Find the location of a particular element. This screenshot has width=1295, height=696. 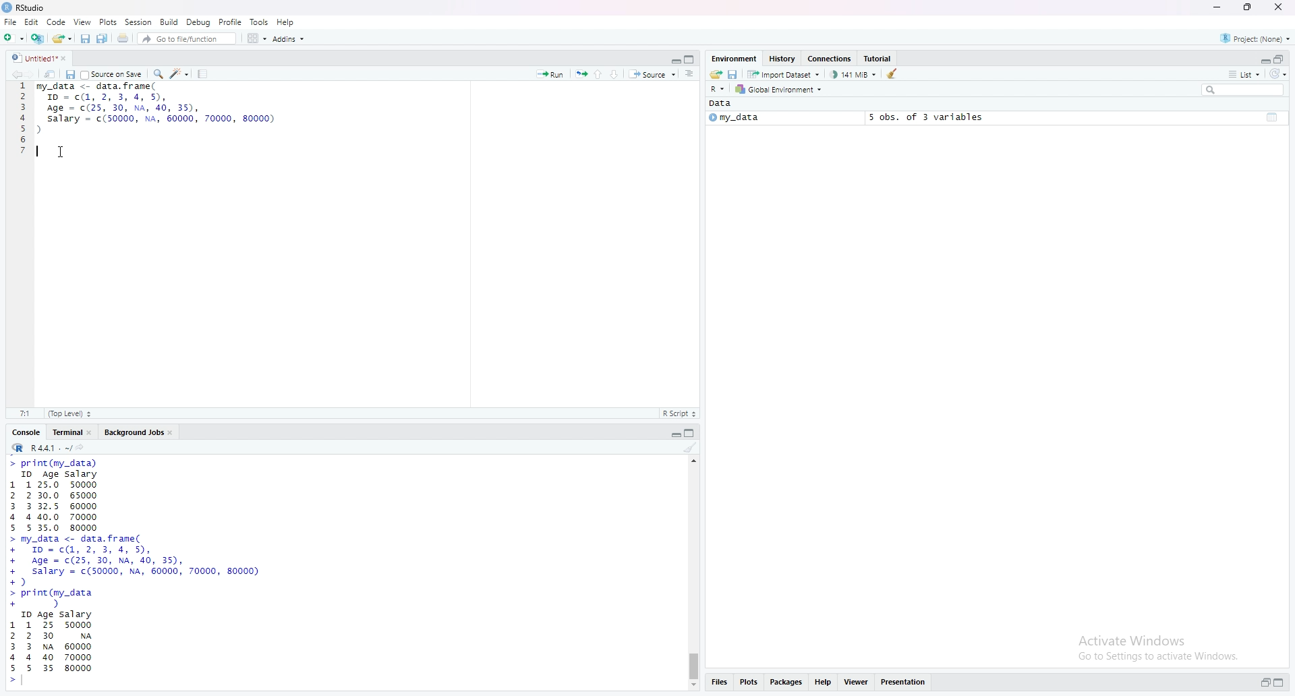

compile reports is located at coordinates (204, 74).